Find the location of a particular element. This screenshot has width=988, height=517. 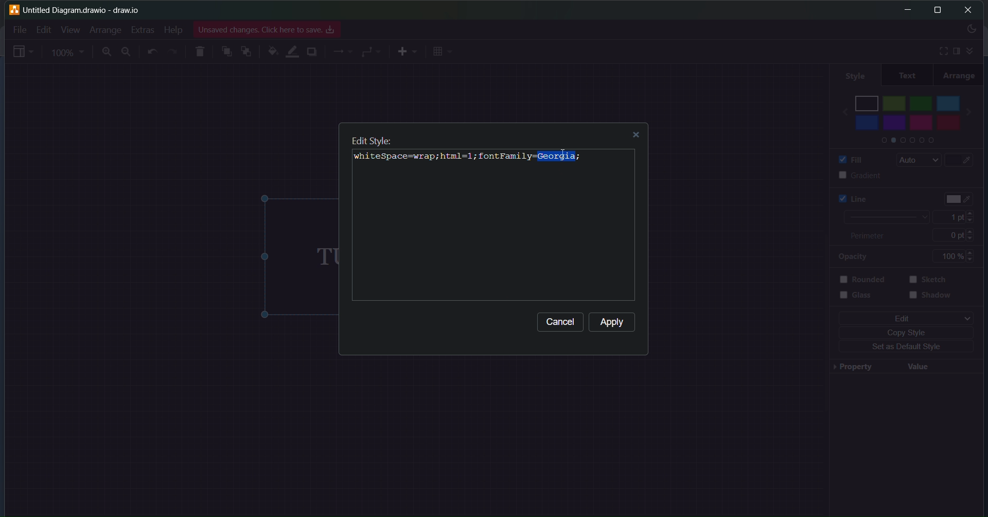

style is located at coordinates (853, 74).